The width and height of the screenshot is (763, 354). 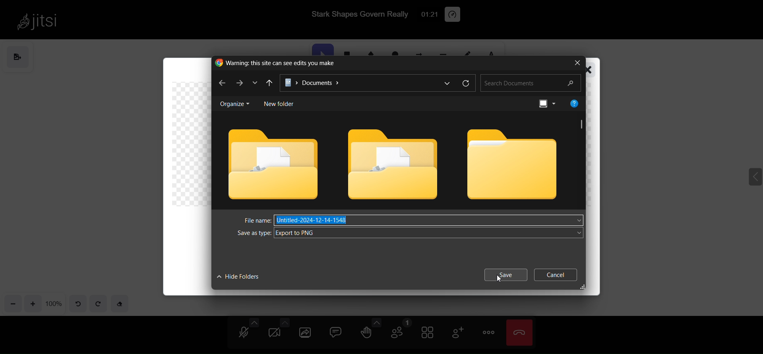 I want to click on preview, so click(x=548, y=105).